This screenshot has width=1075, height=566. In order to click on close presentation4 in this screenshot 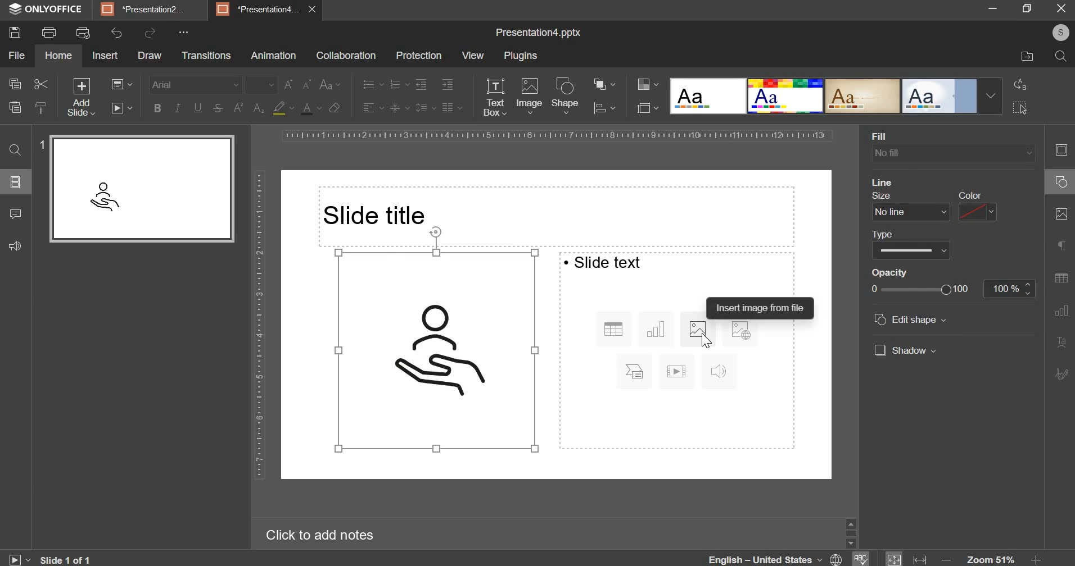, I will do `click(315, 9)`.